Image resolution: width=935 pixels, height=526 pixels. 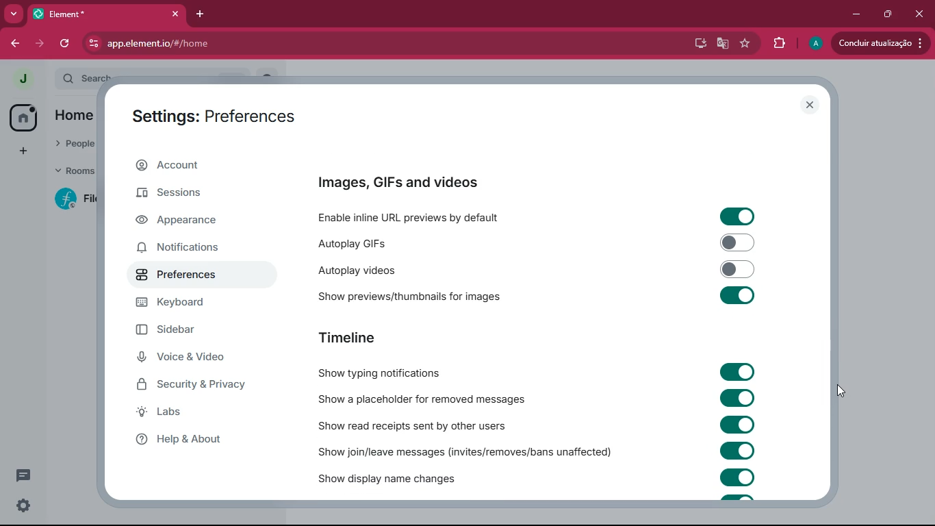 I want to click on tab, so click(x=88, y=14).